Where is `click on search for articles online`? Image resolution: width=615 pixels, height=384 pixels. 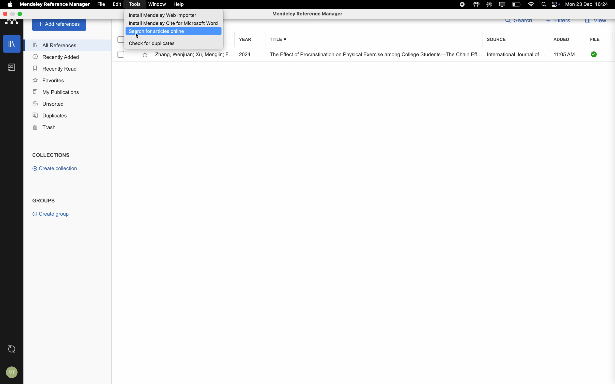
click on search for articles online is located at coordinates (175, 33).